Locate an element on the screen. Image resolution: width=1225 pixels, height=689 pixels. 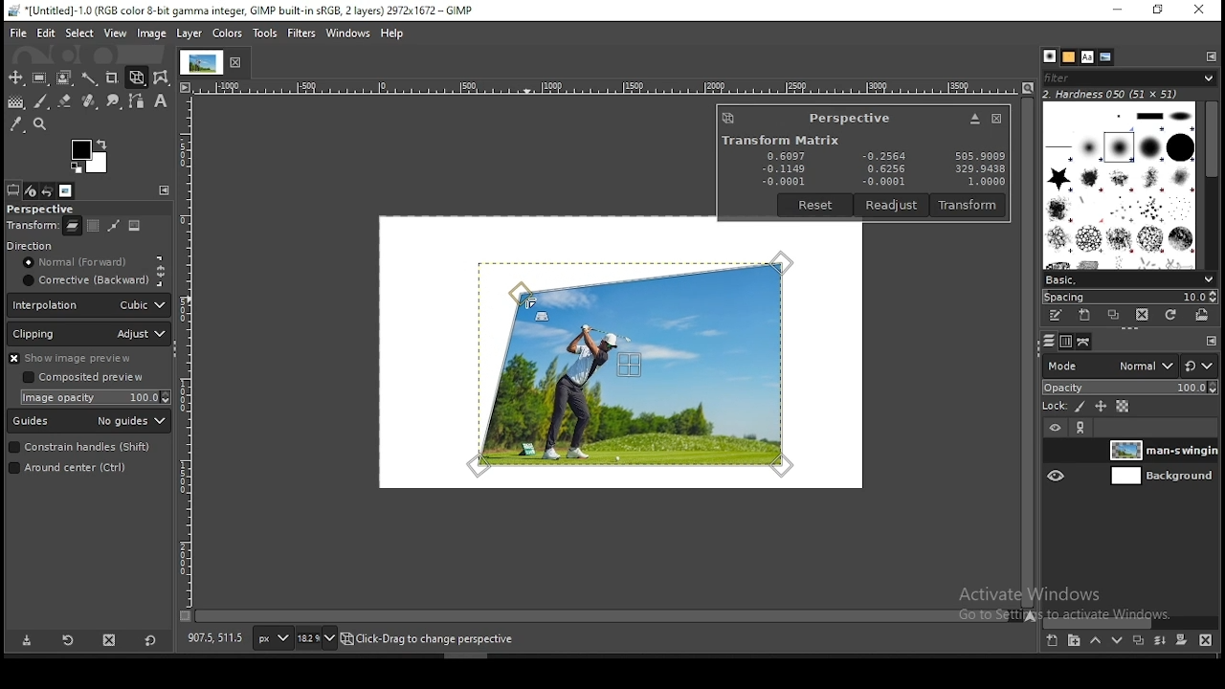
layer is located at coordinates (71, 229).